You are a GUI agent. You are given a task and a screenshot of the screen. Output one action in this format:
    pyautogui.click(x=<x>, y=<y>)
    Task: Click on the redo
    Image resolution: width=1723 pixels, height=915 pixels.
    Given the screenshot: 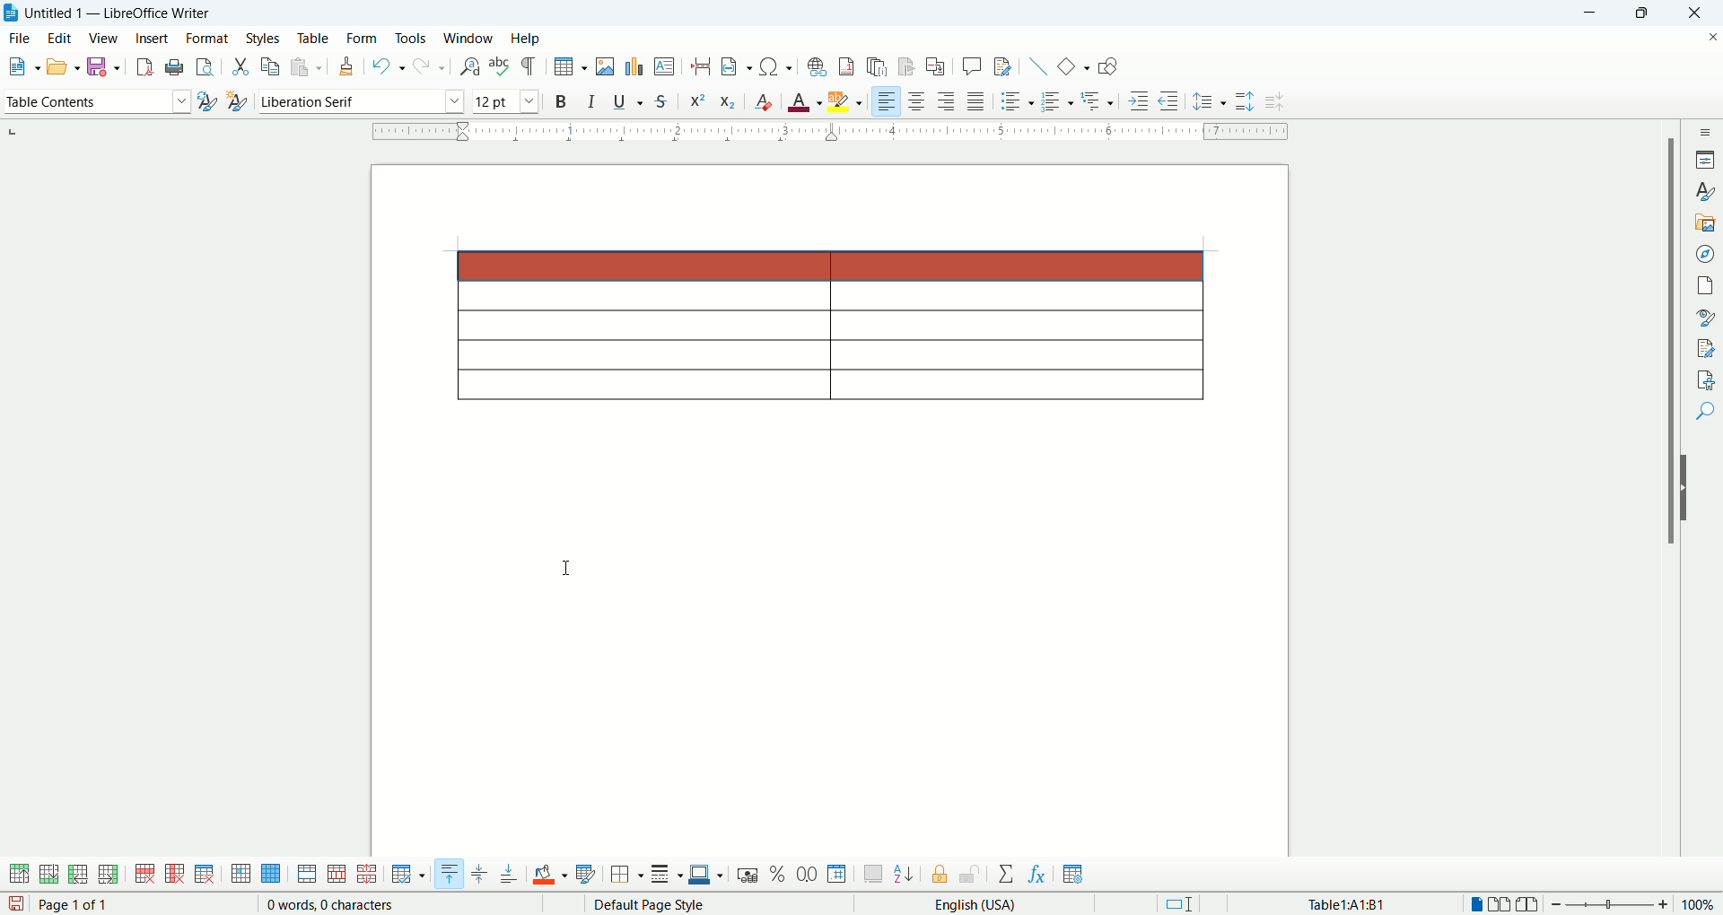 What is the action you would take?
    pyautogui.click(x=431, y=65)
    